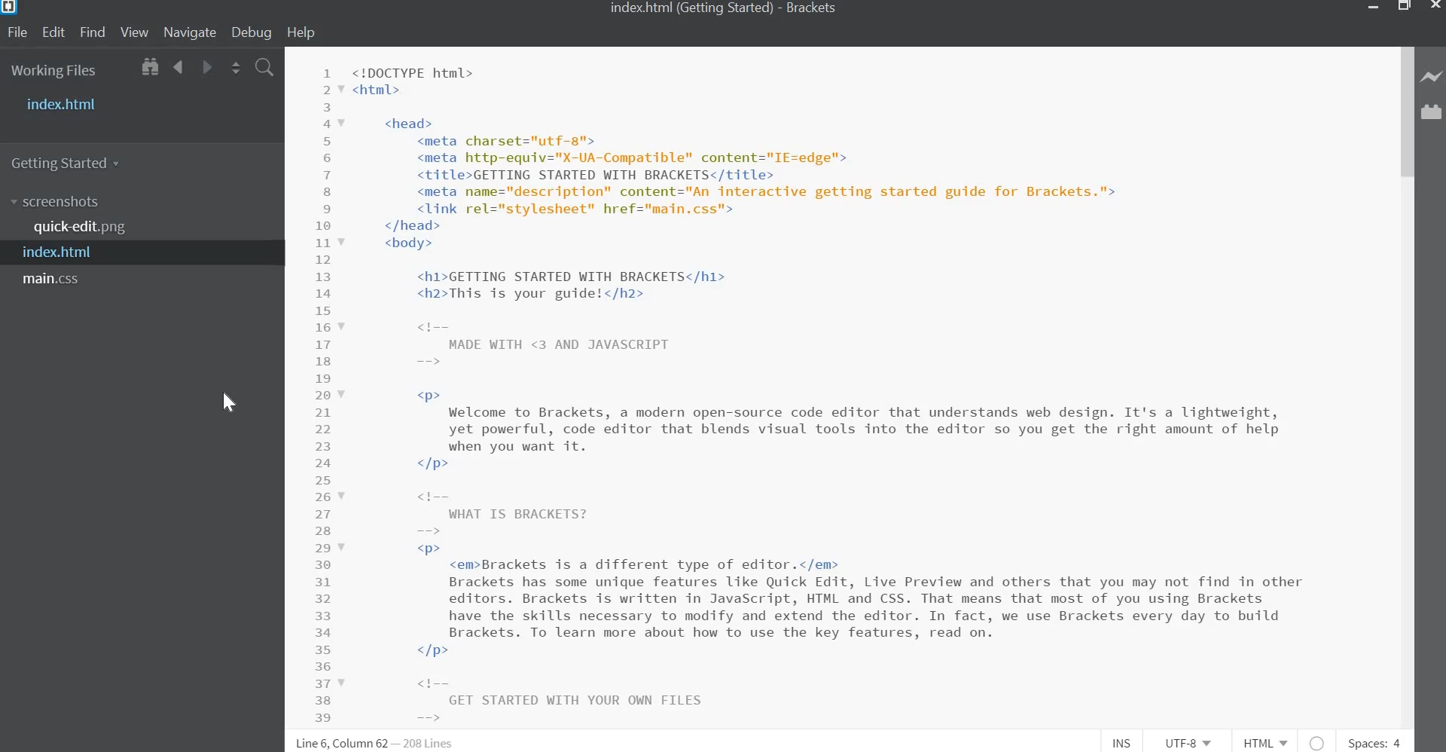 This screenshot has height=752, width=1446. I want to click on Split the Editor Vertically or Horizontally, so click(236, 69).